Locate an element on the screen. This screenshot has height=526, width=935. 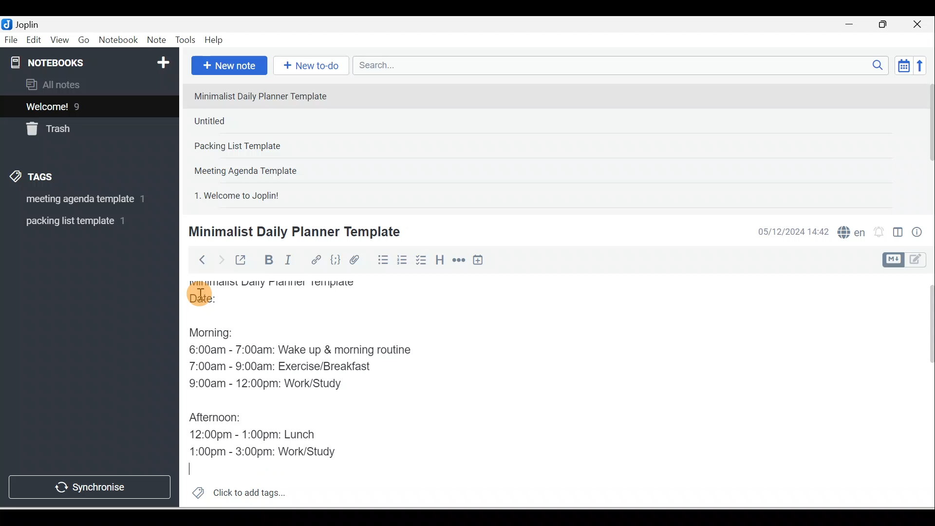
Click to add tags is located at coordinates (235, 491).